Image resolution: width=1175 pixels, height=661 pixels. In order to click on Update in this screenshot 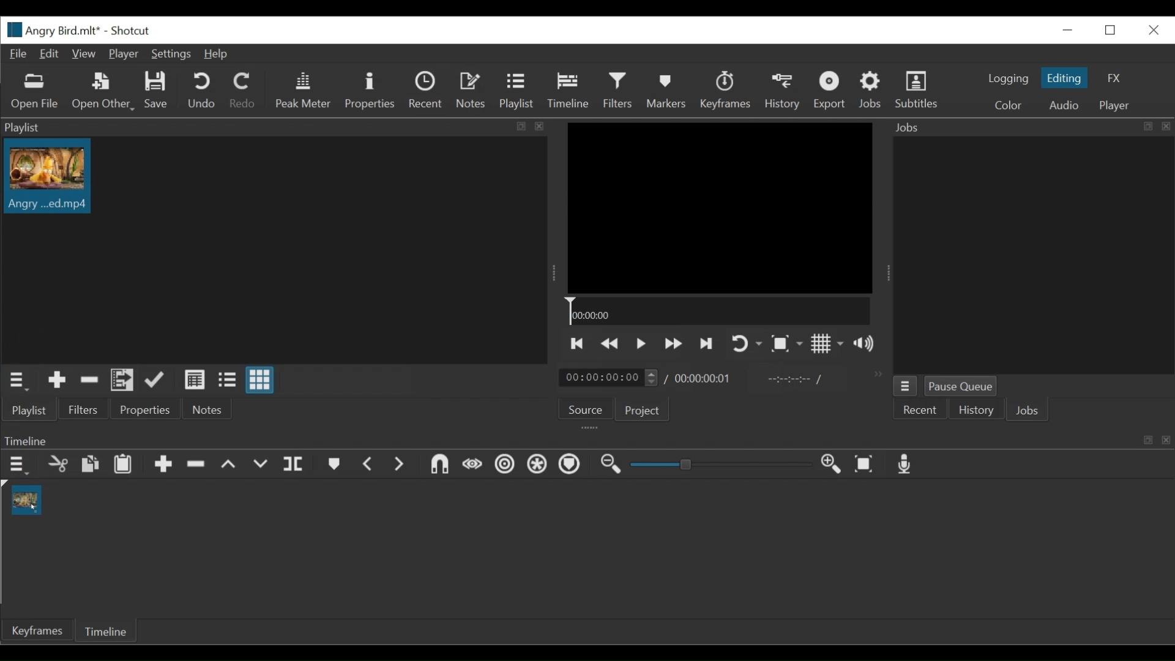, I will do `click(155, 380)`.